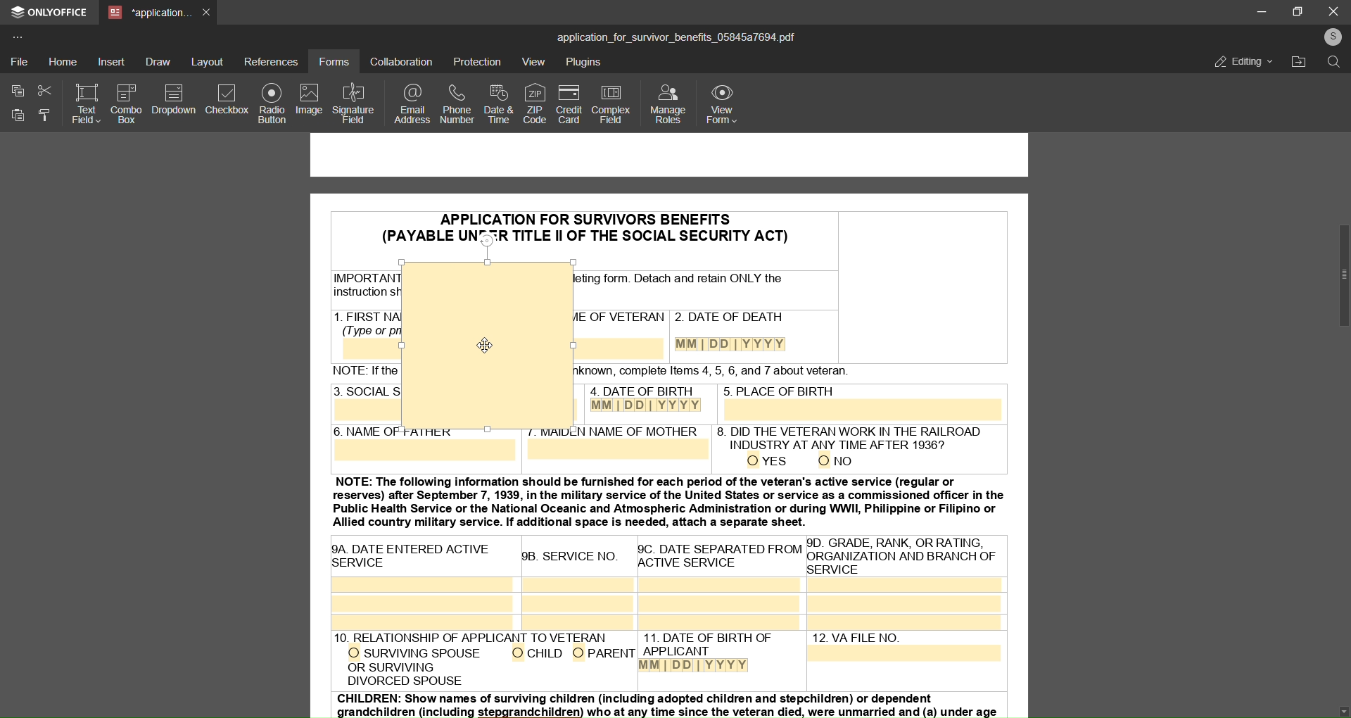  Describe the element at coordinates (357, 96) in the screenshot. I see `signature` at that location.